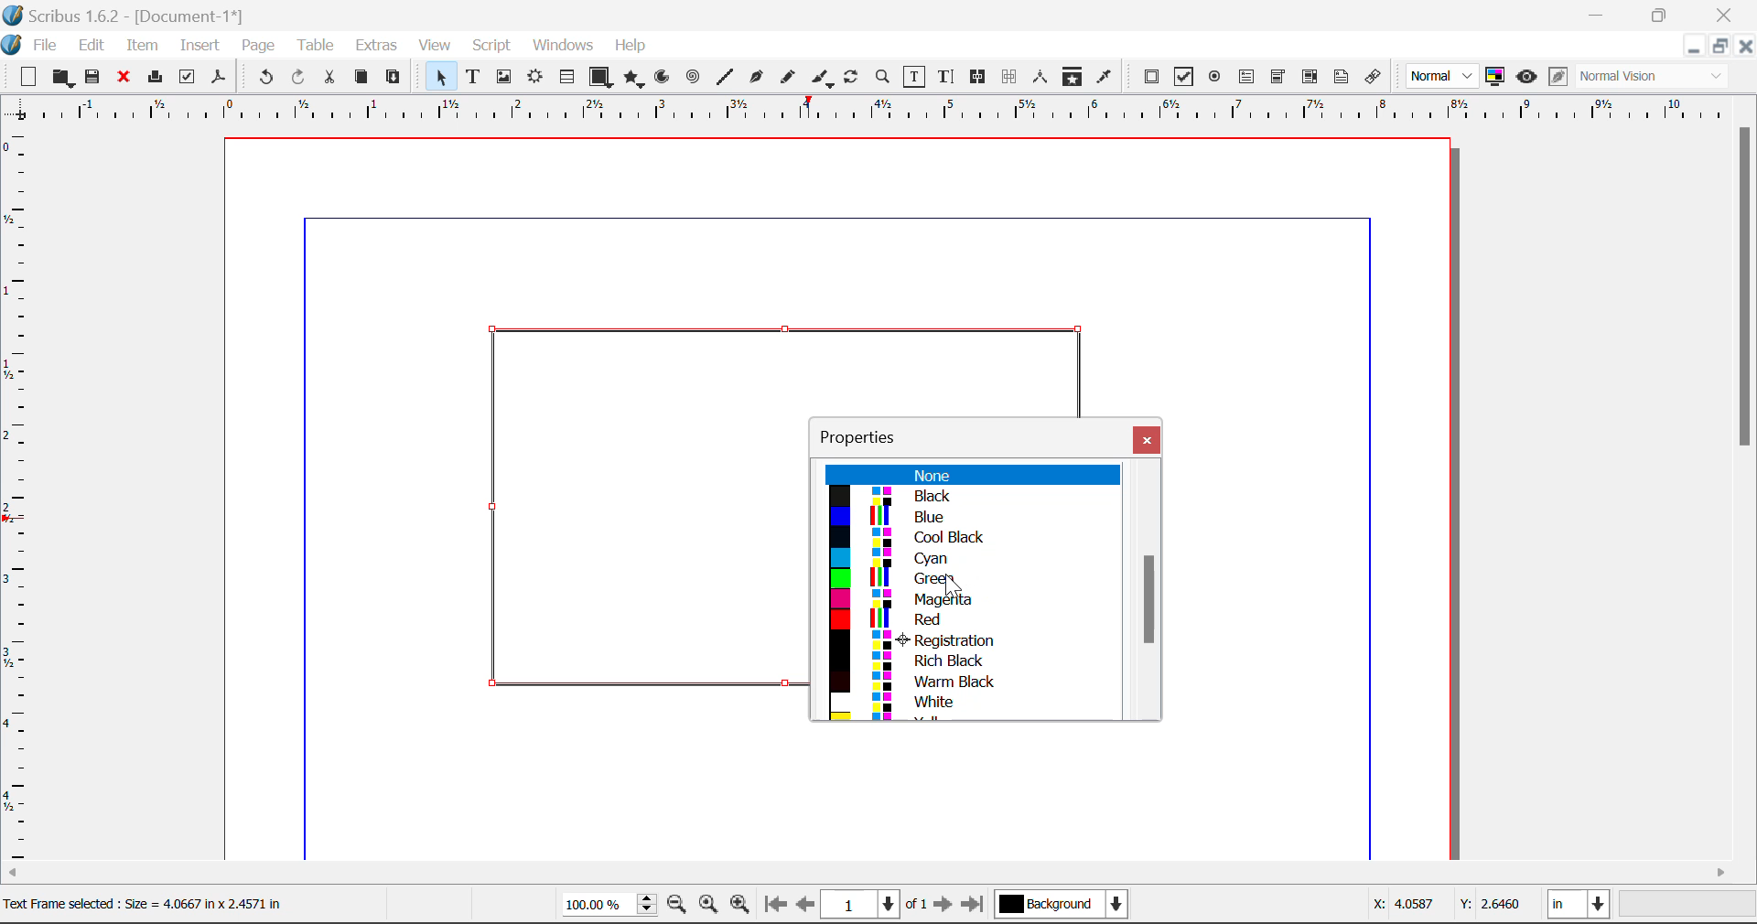 The image size is (1757, 924). What do you see at coordinates (1184, 77) in the screenshot?
I see `Pdf Checkbox` at bounding box center [1184, 77].